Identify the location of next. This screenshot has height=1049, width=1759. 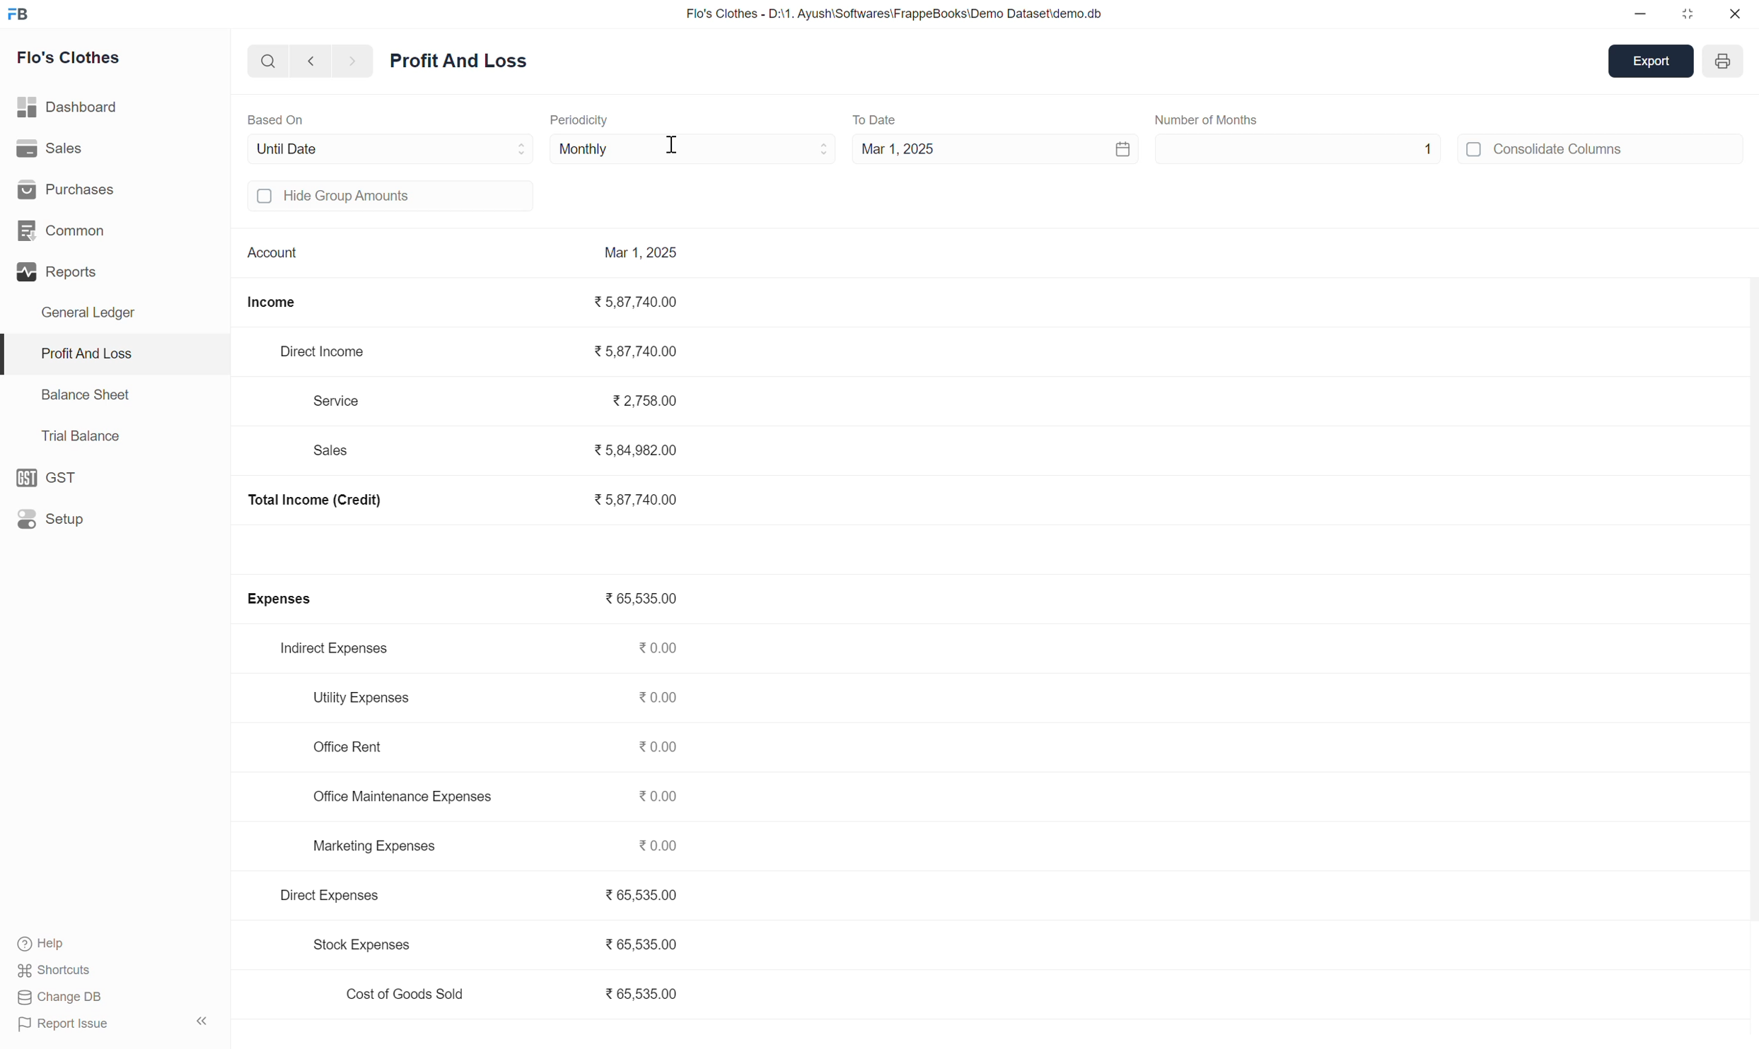
(357, 61).